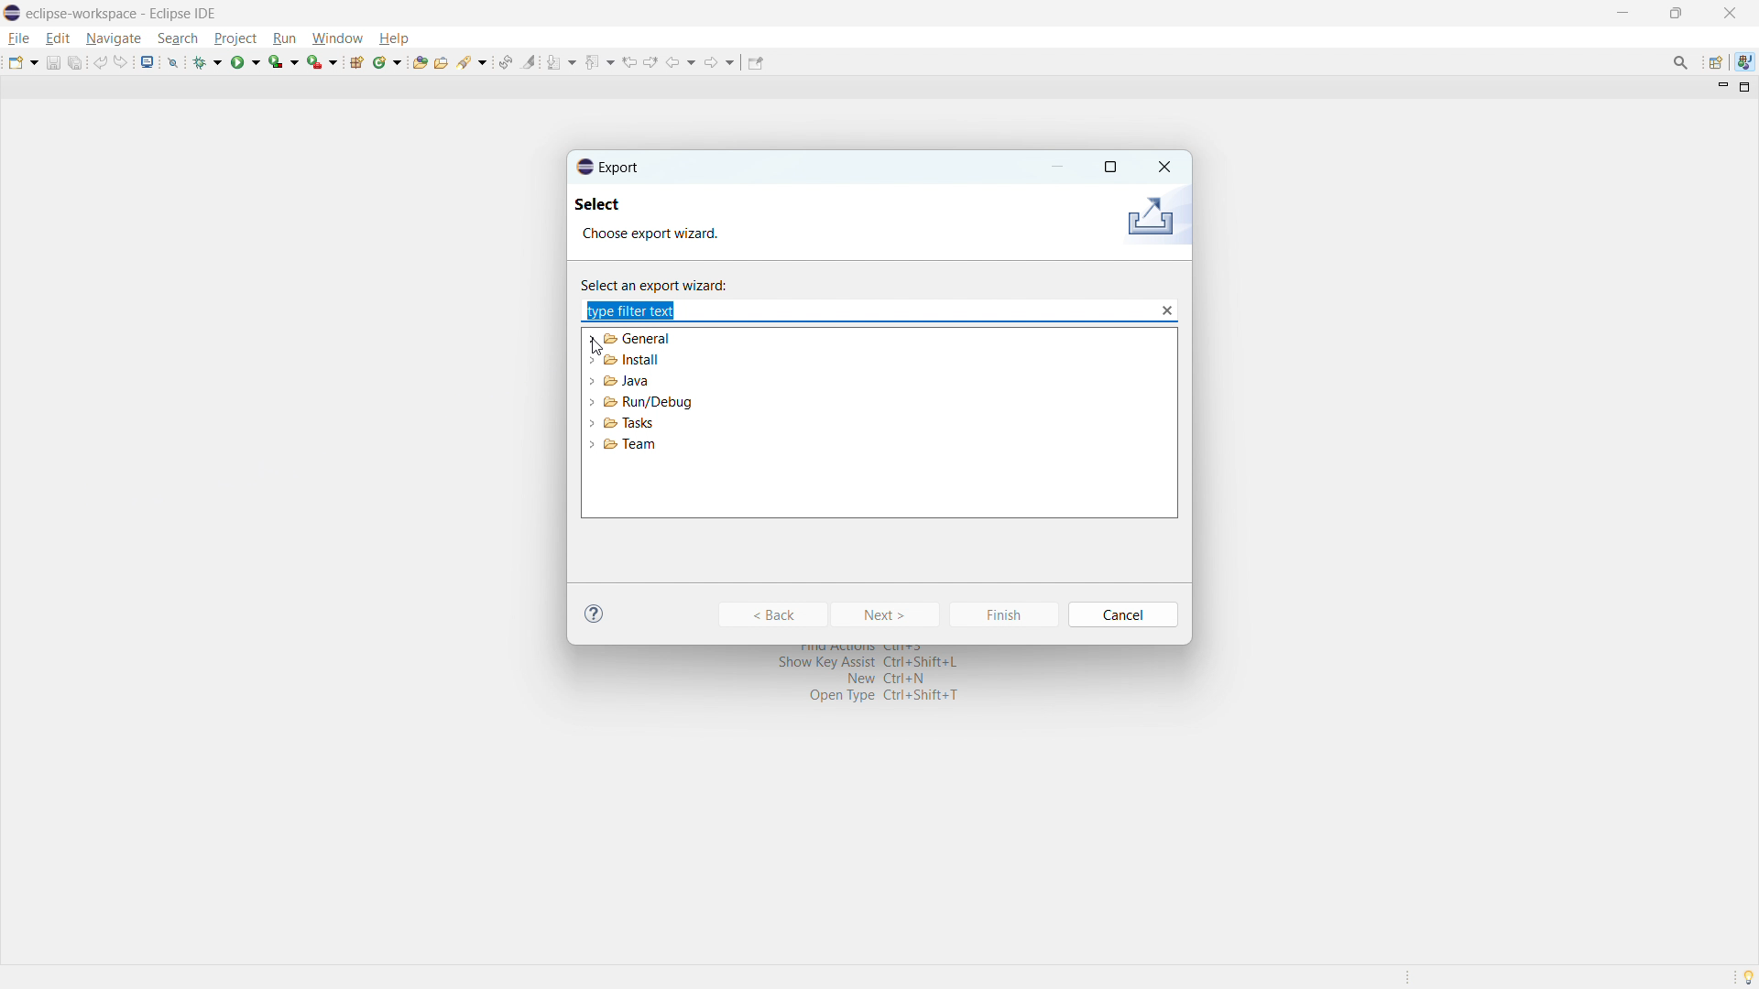  What do you see at coordinates (629, 62) in the screenshot?
I see `view previous location` at bounding box center [629, 62].